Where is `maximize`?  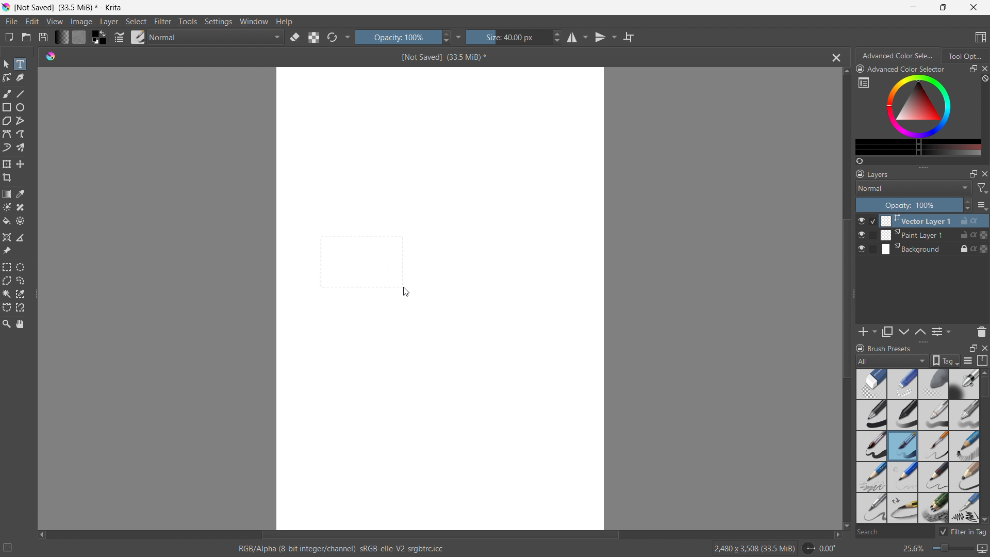
maximize is located at coordinates (972, 348).